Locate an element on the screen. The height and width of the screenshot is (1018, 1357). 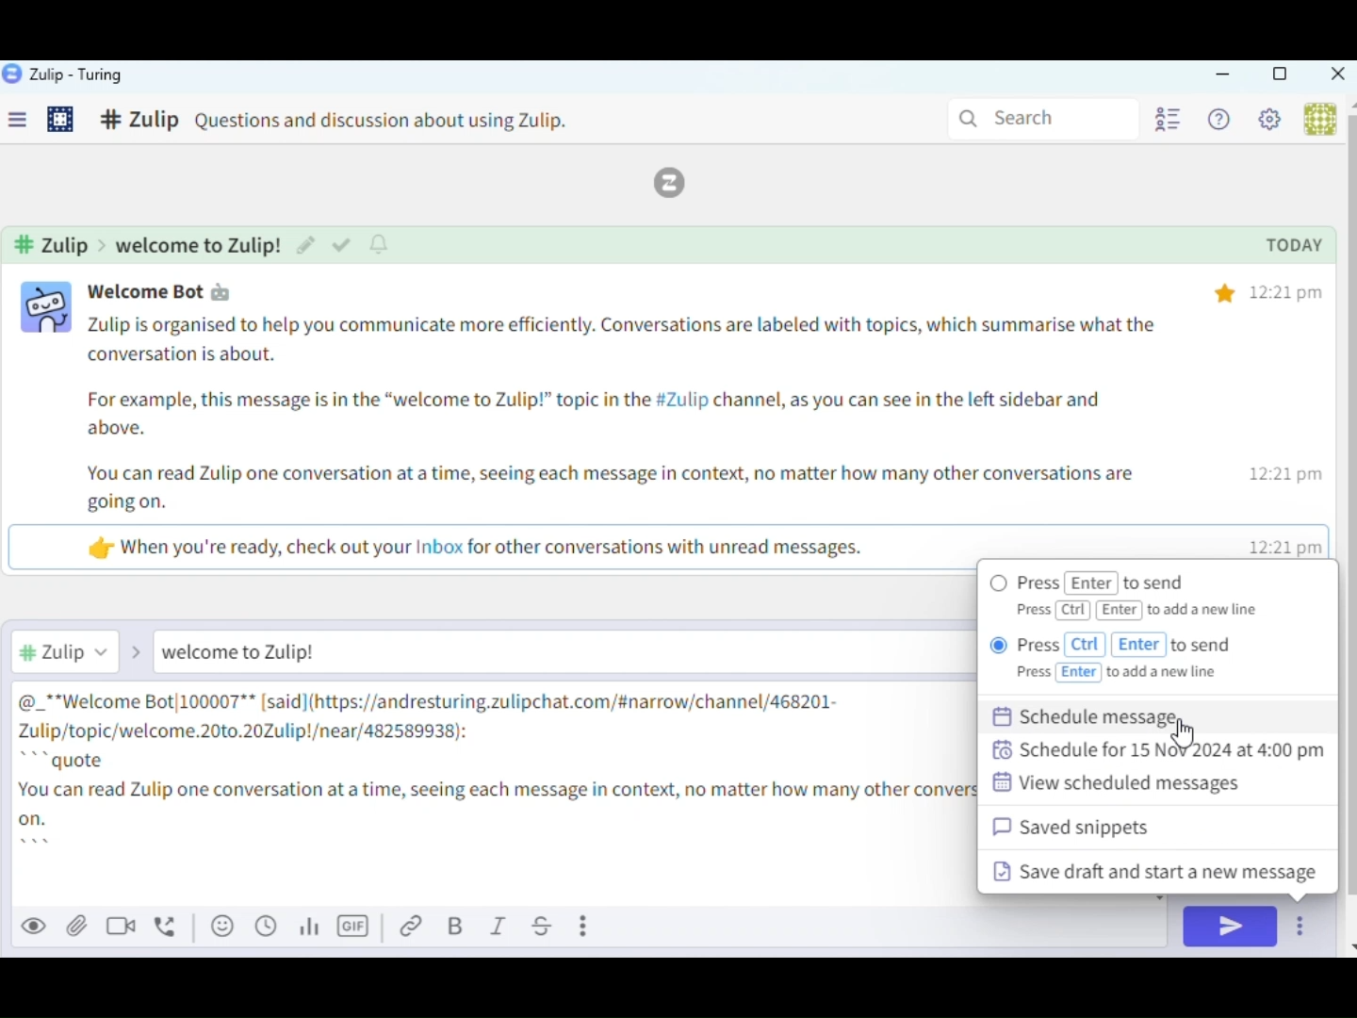
user profile is located at coordinates (48, 308).